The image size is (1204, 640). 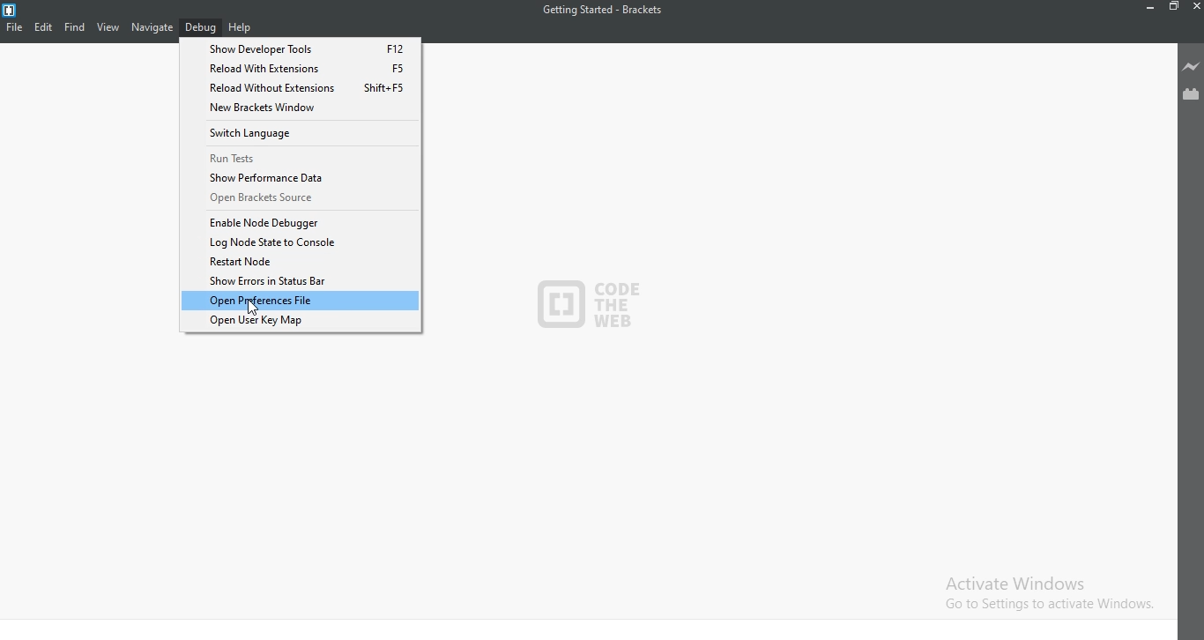 What do you see at coordinates (45, 26) in the screenshot?
I see `Edit` at bounding box center [45, 26].